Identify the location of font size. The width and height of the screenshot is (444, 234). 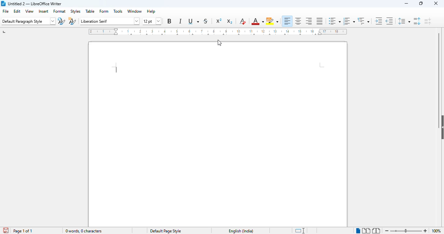
(152, 21).